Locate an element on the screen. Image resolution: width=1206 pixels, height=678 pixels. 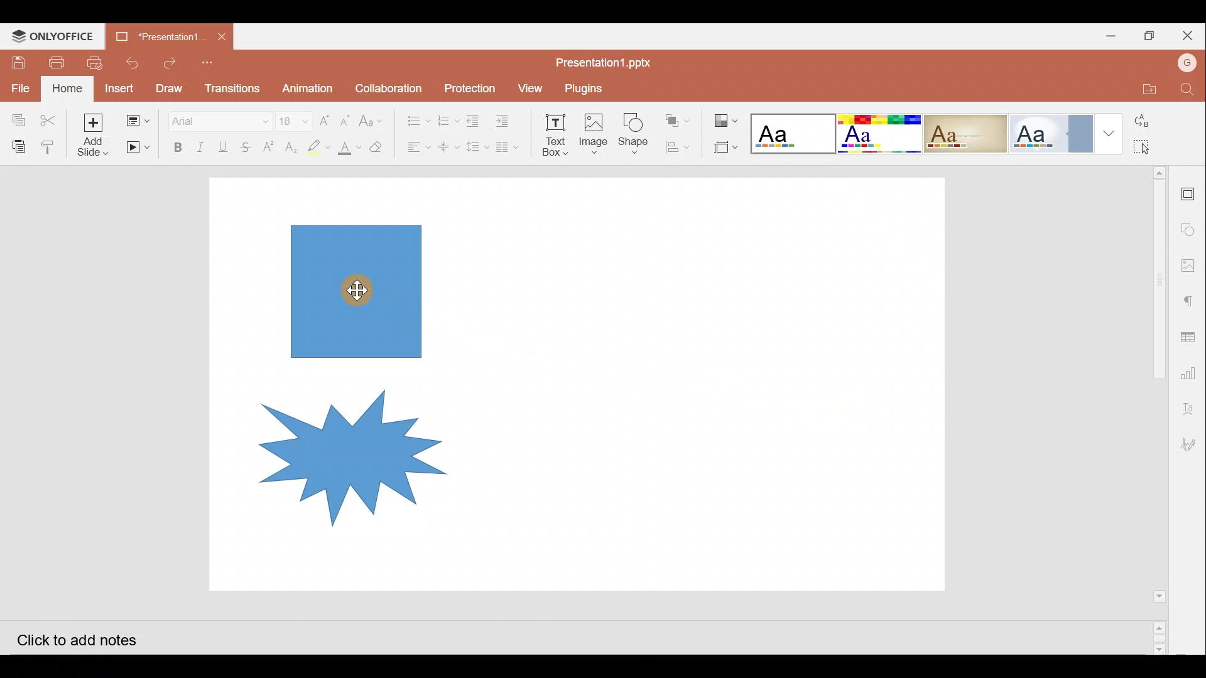
Insert image is located at coordinates (592, 129).